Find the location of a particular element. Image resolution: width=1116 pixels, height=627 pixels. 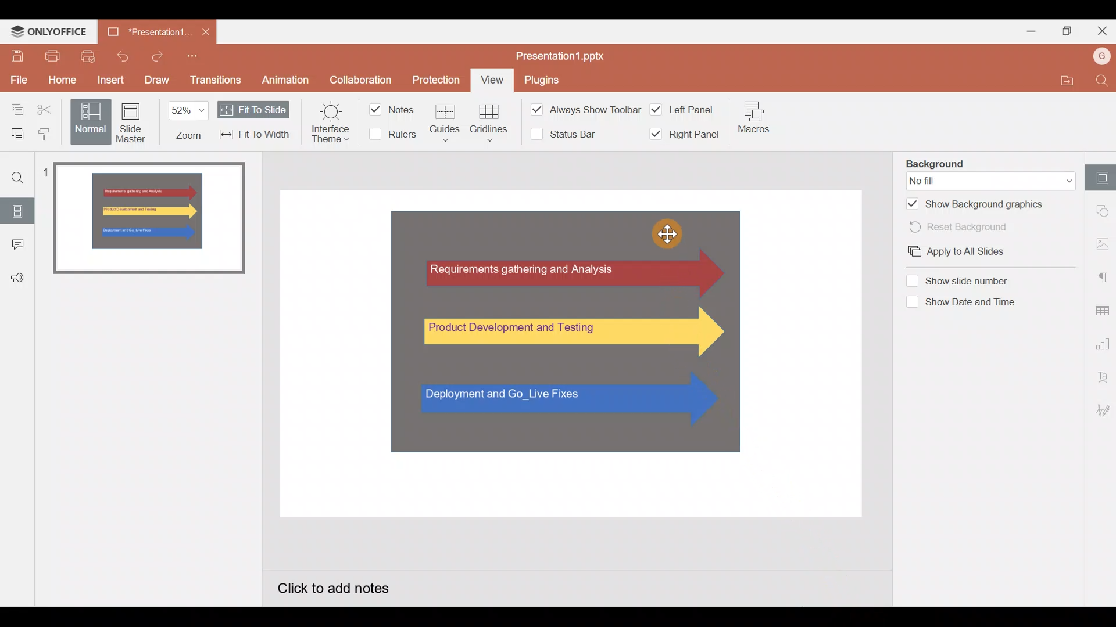

Shapes settings is located at coordinates (1101, 212).